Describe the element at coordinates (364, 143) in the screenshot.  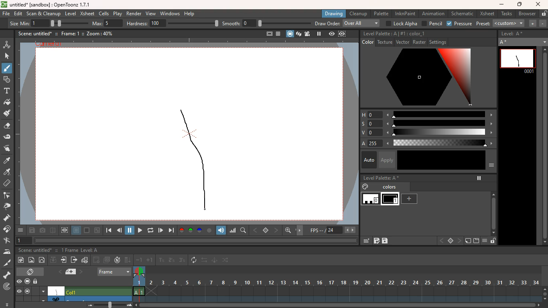
I see `a` at that location.